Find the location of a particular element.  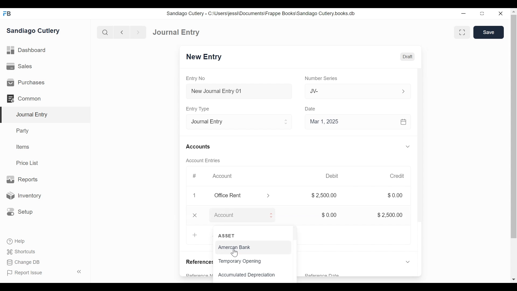

toggle between form and full width is located at coordinates (460, 33).